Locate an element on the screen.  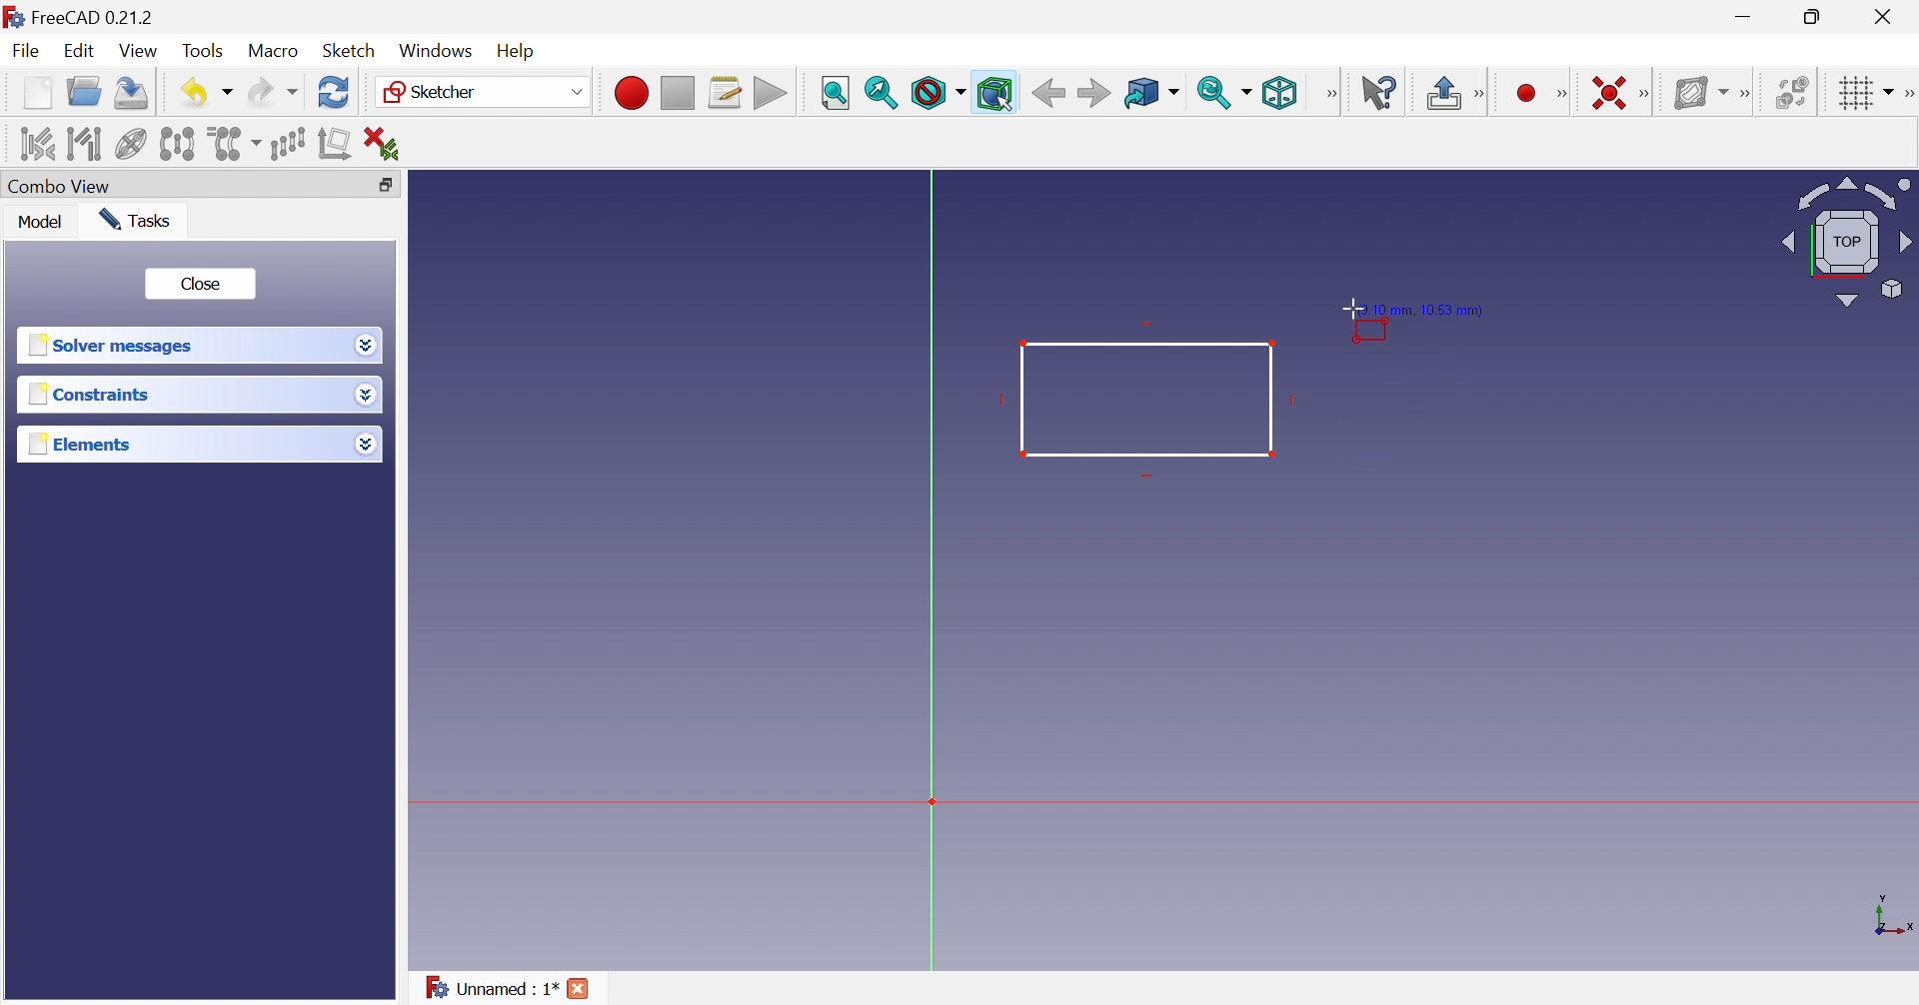
Fit selection is located at coordinates (882, 92).